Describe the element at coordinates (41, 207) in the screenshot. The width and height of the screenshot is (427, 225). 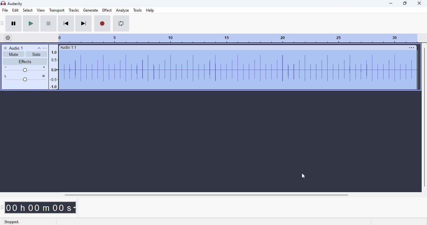
I see `time` at that location.